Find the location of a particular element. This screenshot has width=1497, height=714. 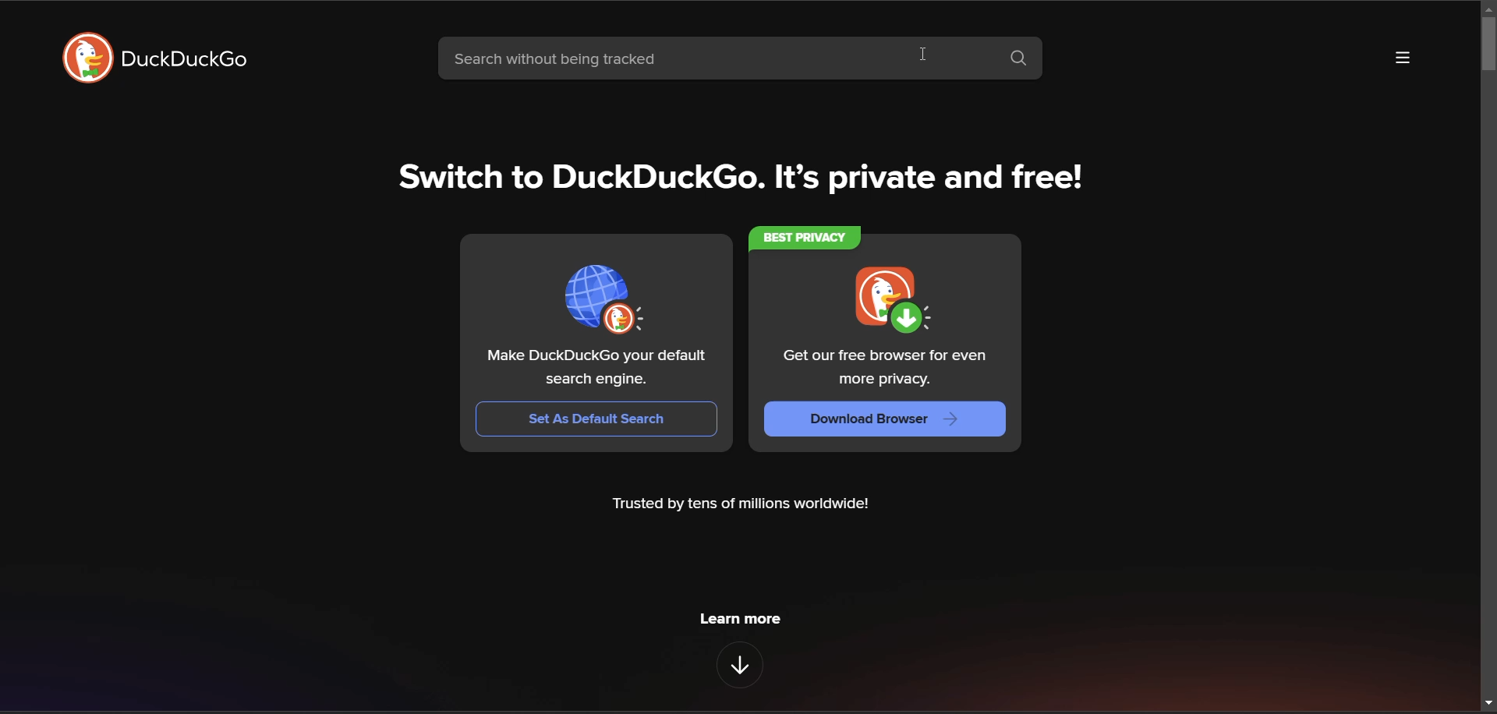

Get our free browser for even more privacy. is located at coordinates (887, 368).